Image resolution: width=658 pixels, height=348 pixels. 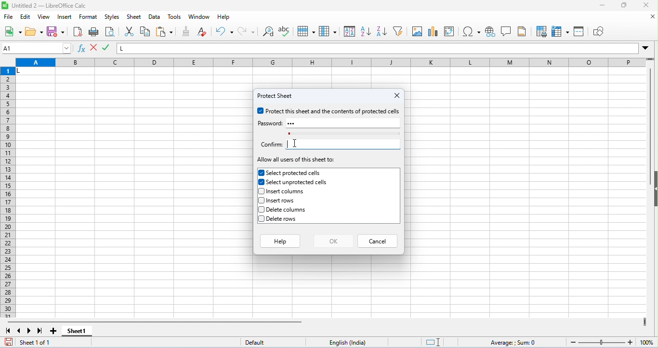 What do you see at coordinates (280, 219) in the screenshot?
I see `delete rows` at bounding box center [280, 219].